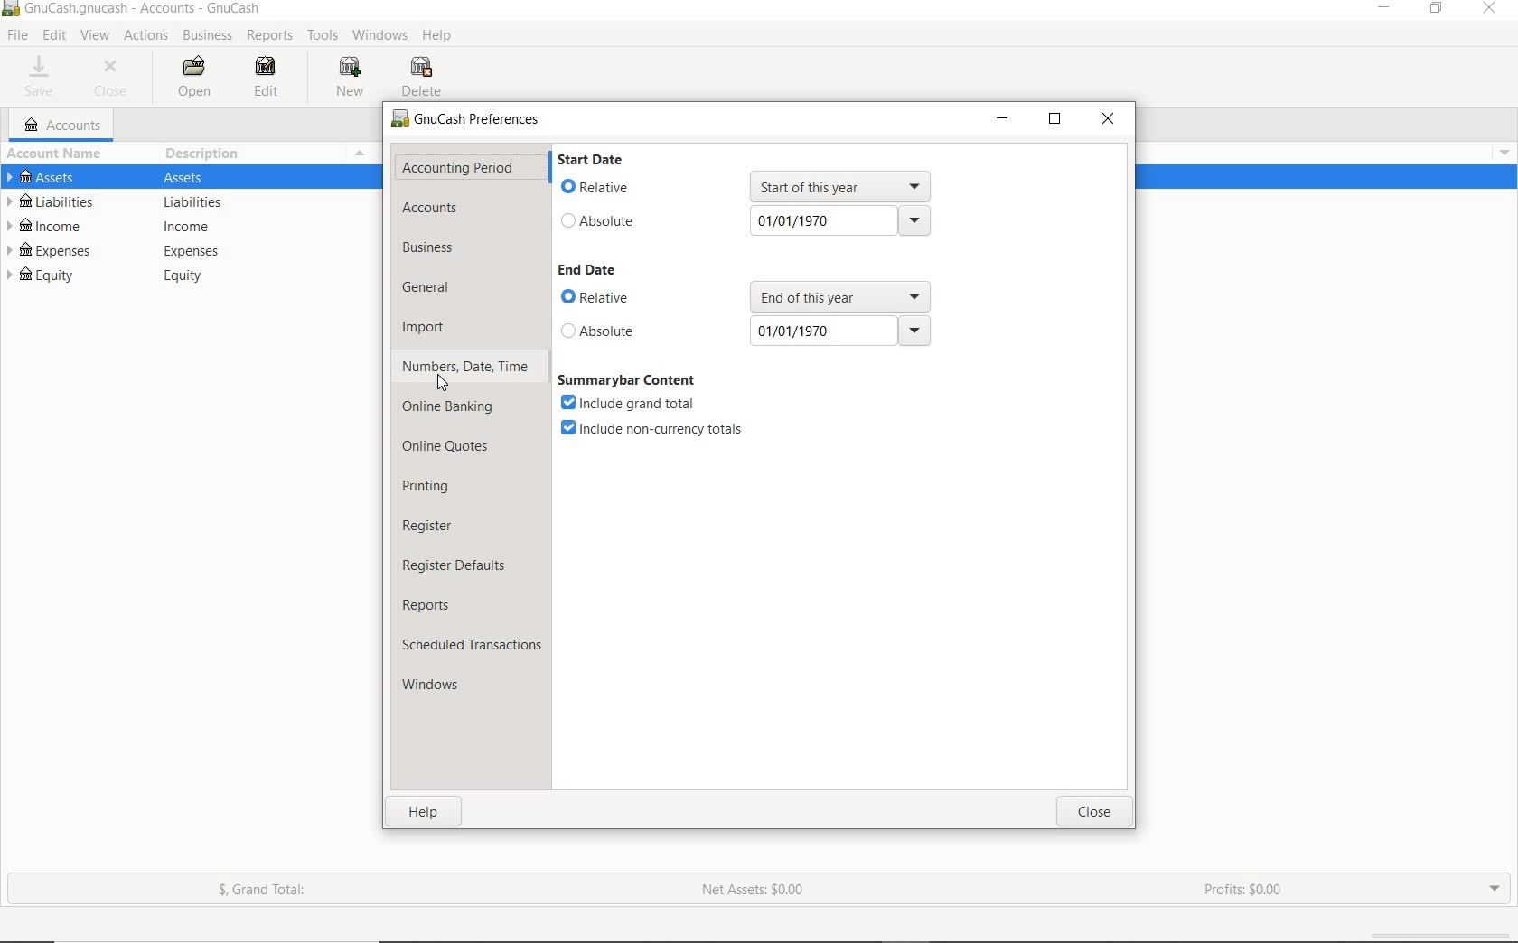  What do you see at coordinates (1004, 120) in the screenshot?
I see `minimize` at bounding box center [1004, 120].